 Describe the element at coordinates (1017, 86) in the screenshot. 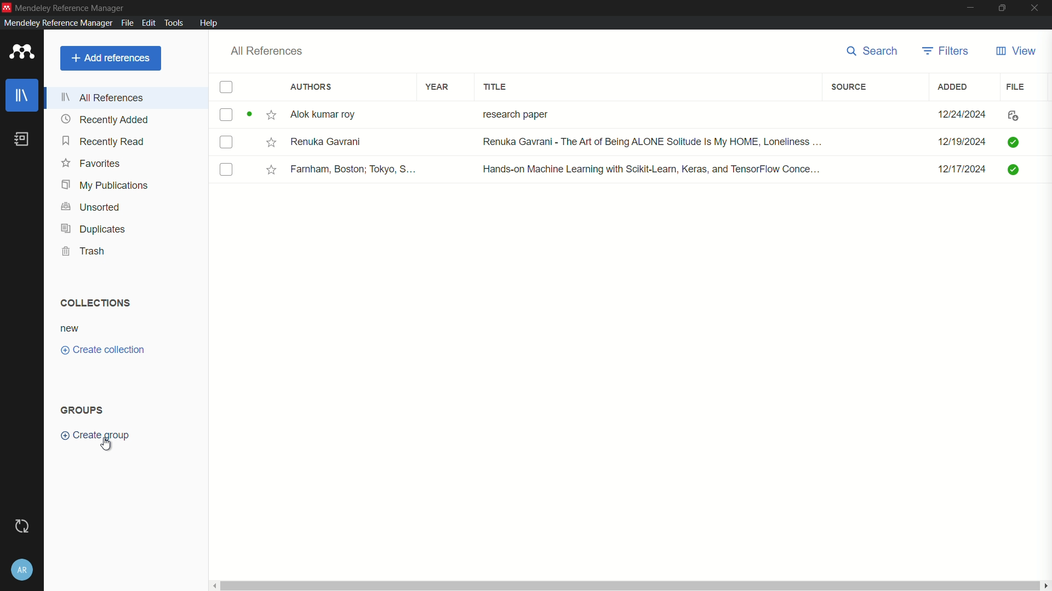

I see `file` at that location.